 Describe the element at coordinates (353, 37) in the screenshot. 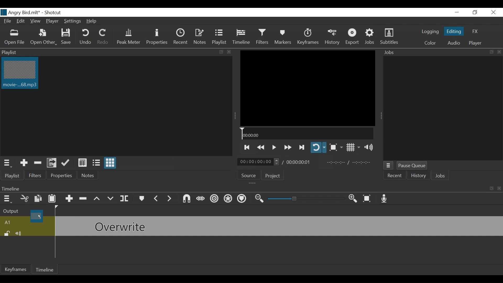

I see `Export` at that location.